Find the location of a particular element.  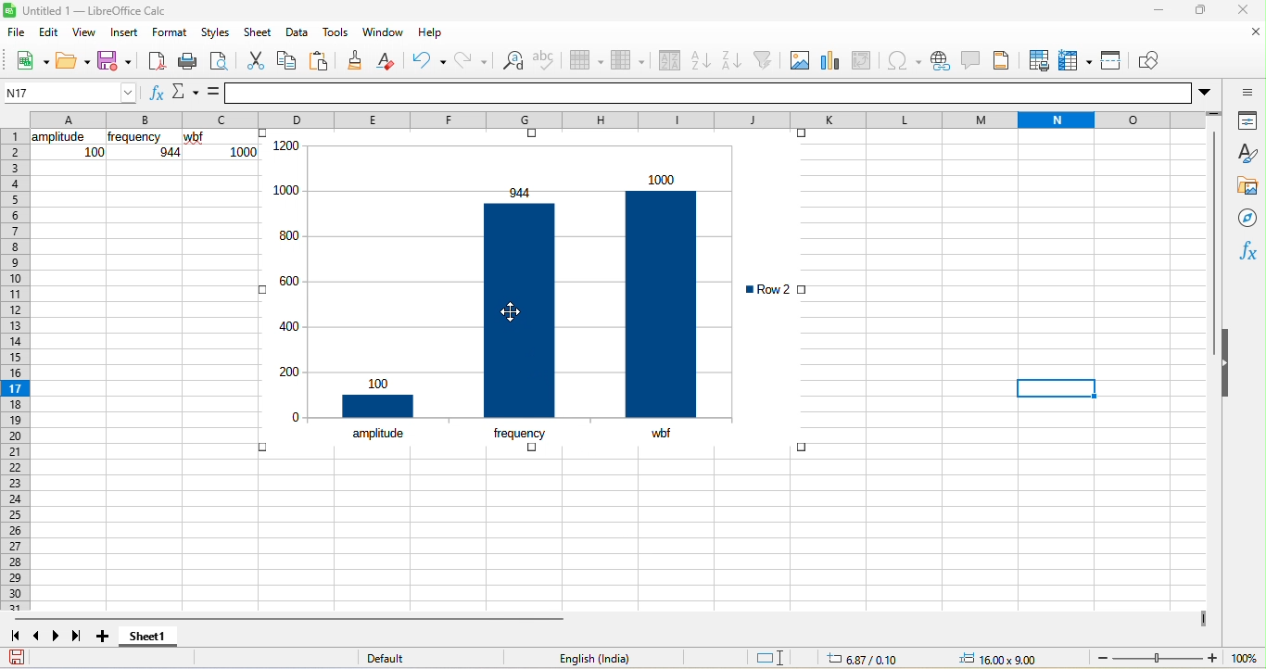

frequency is located at coordinates (519, 432).